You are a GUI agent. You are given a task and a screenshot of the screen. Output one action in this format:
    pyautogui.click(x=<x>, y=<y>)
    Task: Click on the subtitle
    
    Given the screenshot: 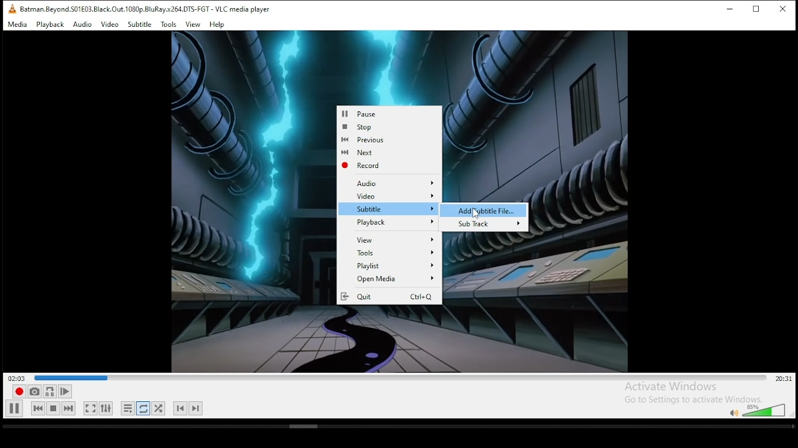 What is the action you would take?
    pyautogui.click(x=140, y=24)
    